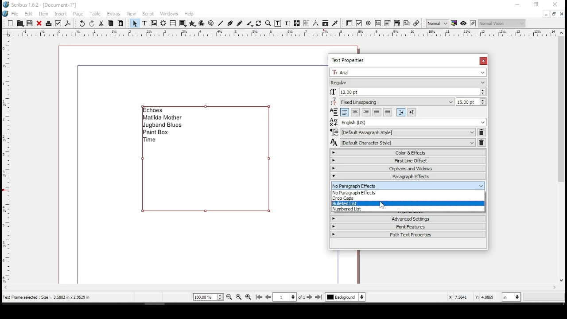  I want to click on echoes, so click(155, 110).